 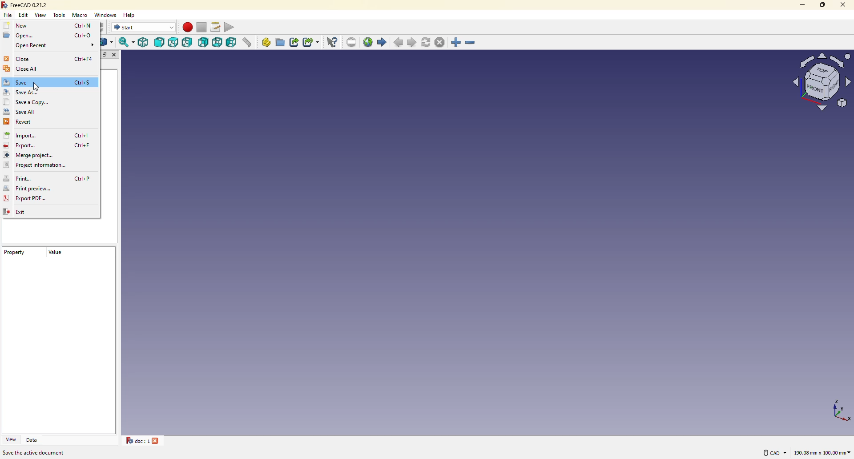 I want to click on start page, so click(x=382, y=42).